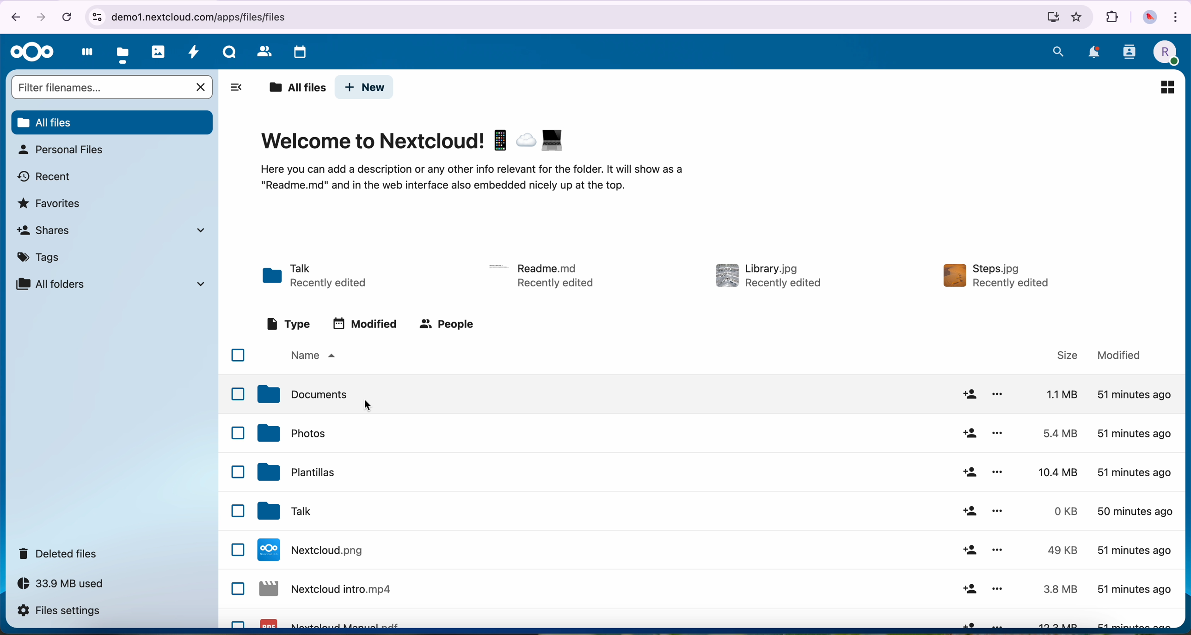 The width and height of the screenshot is (1191, 635). What do you see at coordinates (367, 323) in the screenshot?
I see `modified` at bounding box center [367, 323].